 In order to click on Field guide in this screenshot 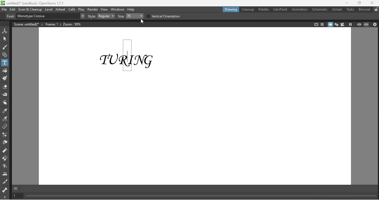, I will do `click(315, 24)`.